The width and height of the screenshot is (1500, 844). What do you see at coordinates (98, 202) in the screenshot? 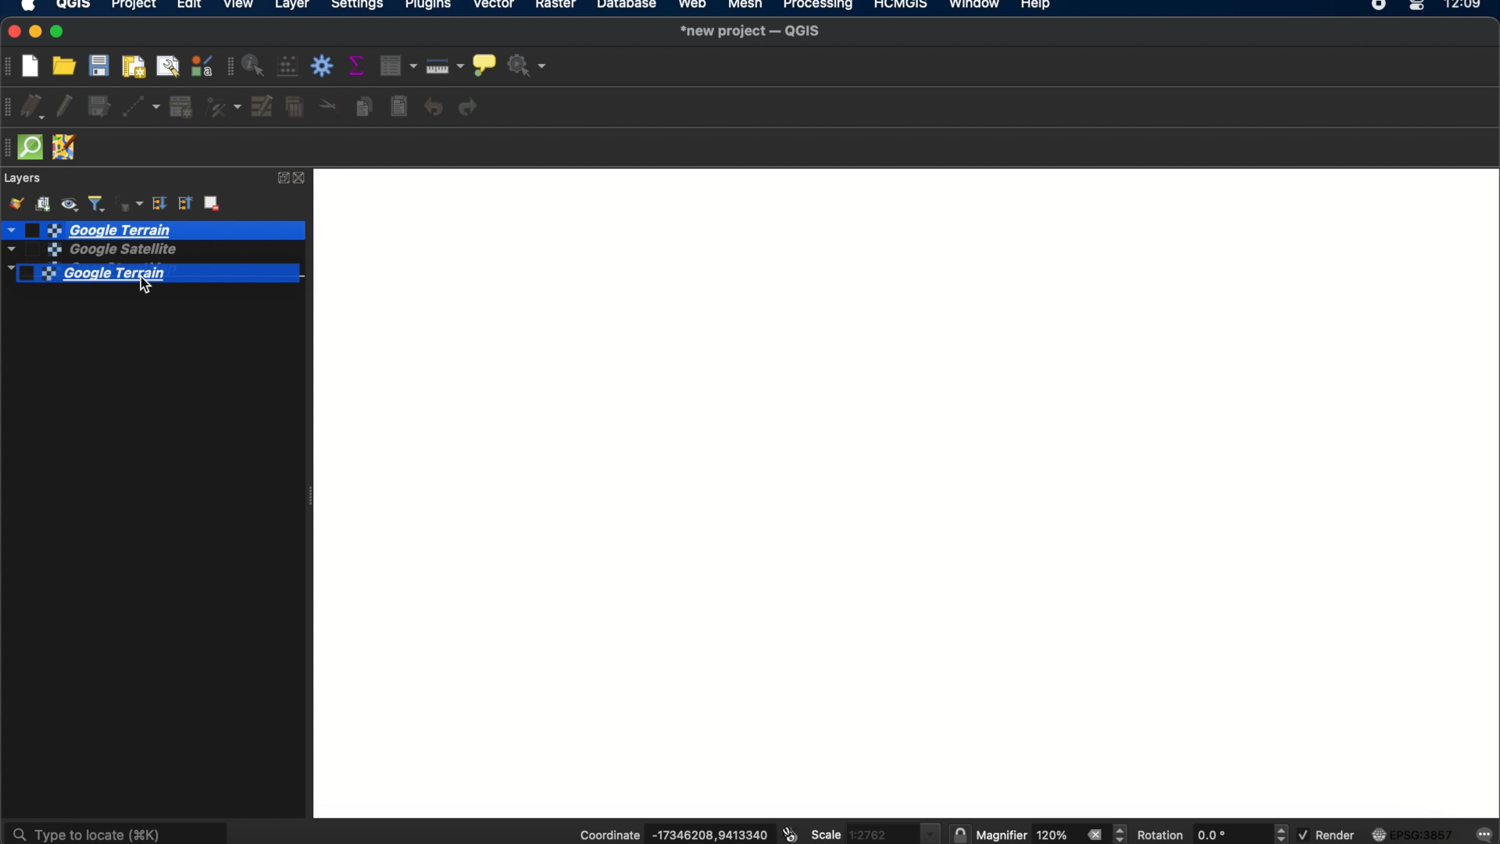
I see `filter legend` at bounding box center [98, 202].